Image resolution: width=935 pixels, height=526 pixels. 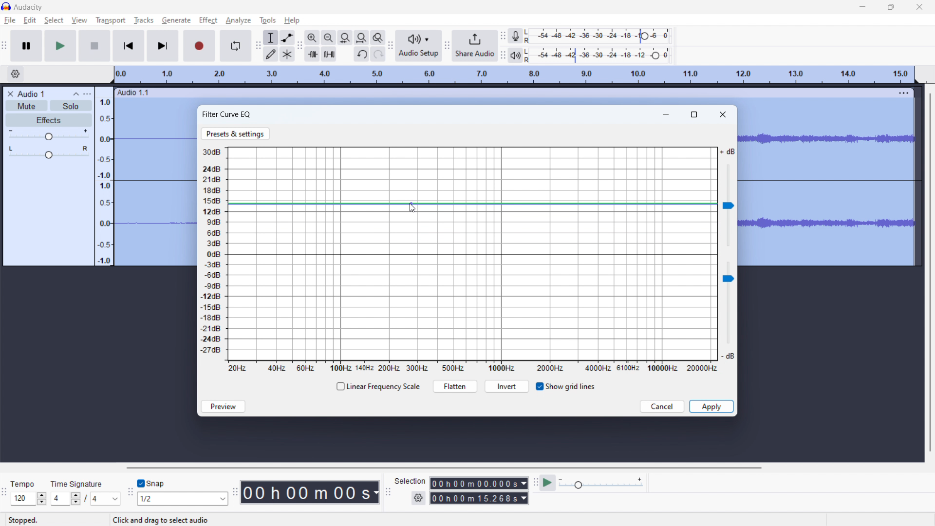 What do you see at coordinates (361, 55) in the screenshot?
I see `undo` at bounding box center [361, 55].